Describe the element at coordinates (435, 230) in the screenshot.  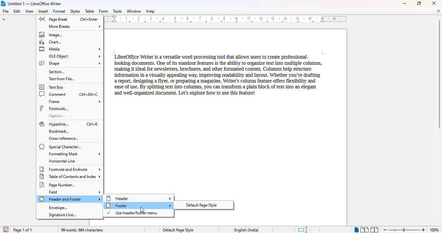
I see `100% (zoom level)` at that location.